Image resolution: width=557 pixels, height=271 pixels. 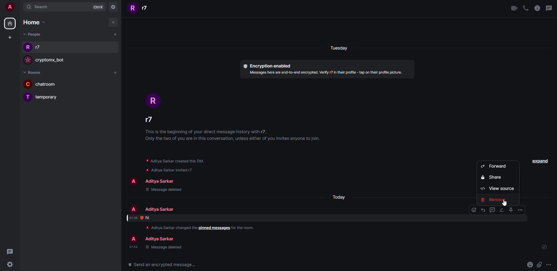 I want to click on profile, so click(x=27, y=60).